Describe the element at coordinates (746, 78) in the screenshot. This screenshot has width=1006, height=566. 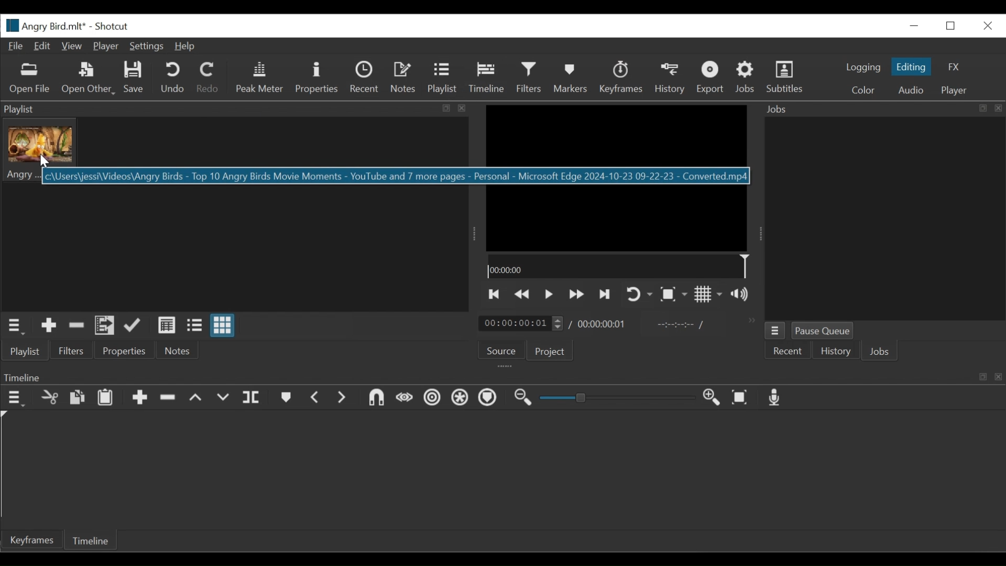
I see `Jobs` at that location.